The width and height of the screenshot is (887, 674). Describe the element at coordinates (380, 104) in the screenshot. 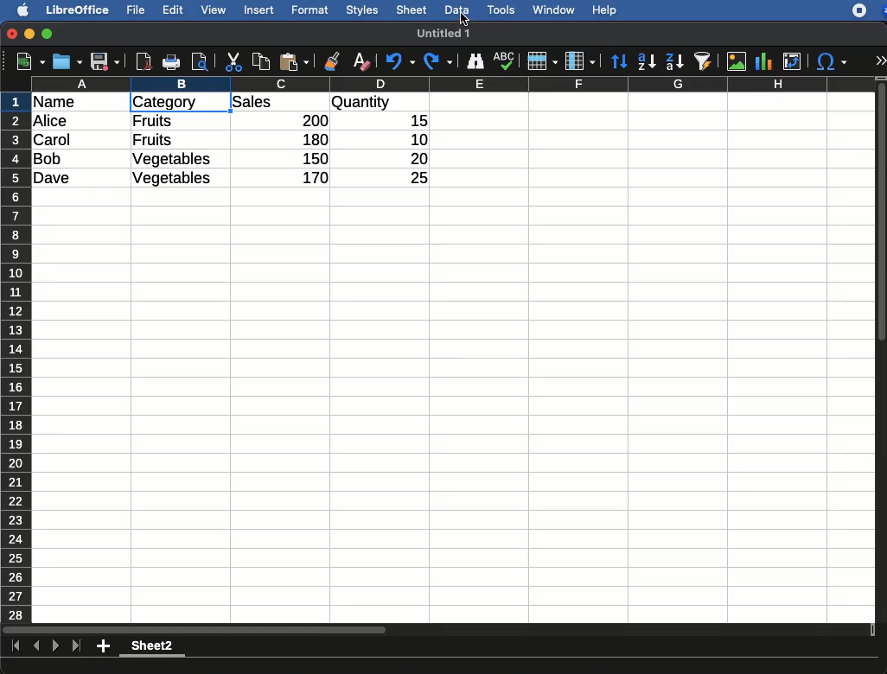

I see `quantity` at that location.